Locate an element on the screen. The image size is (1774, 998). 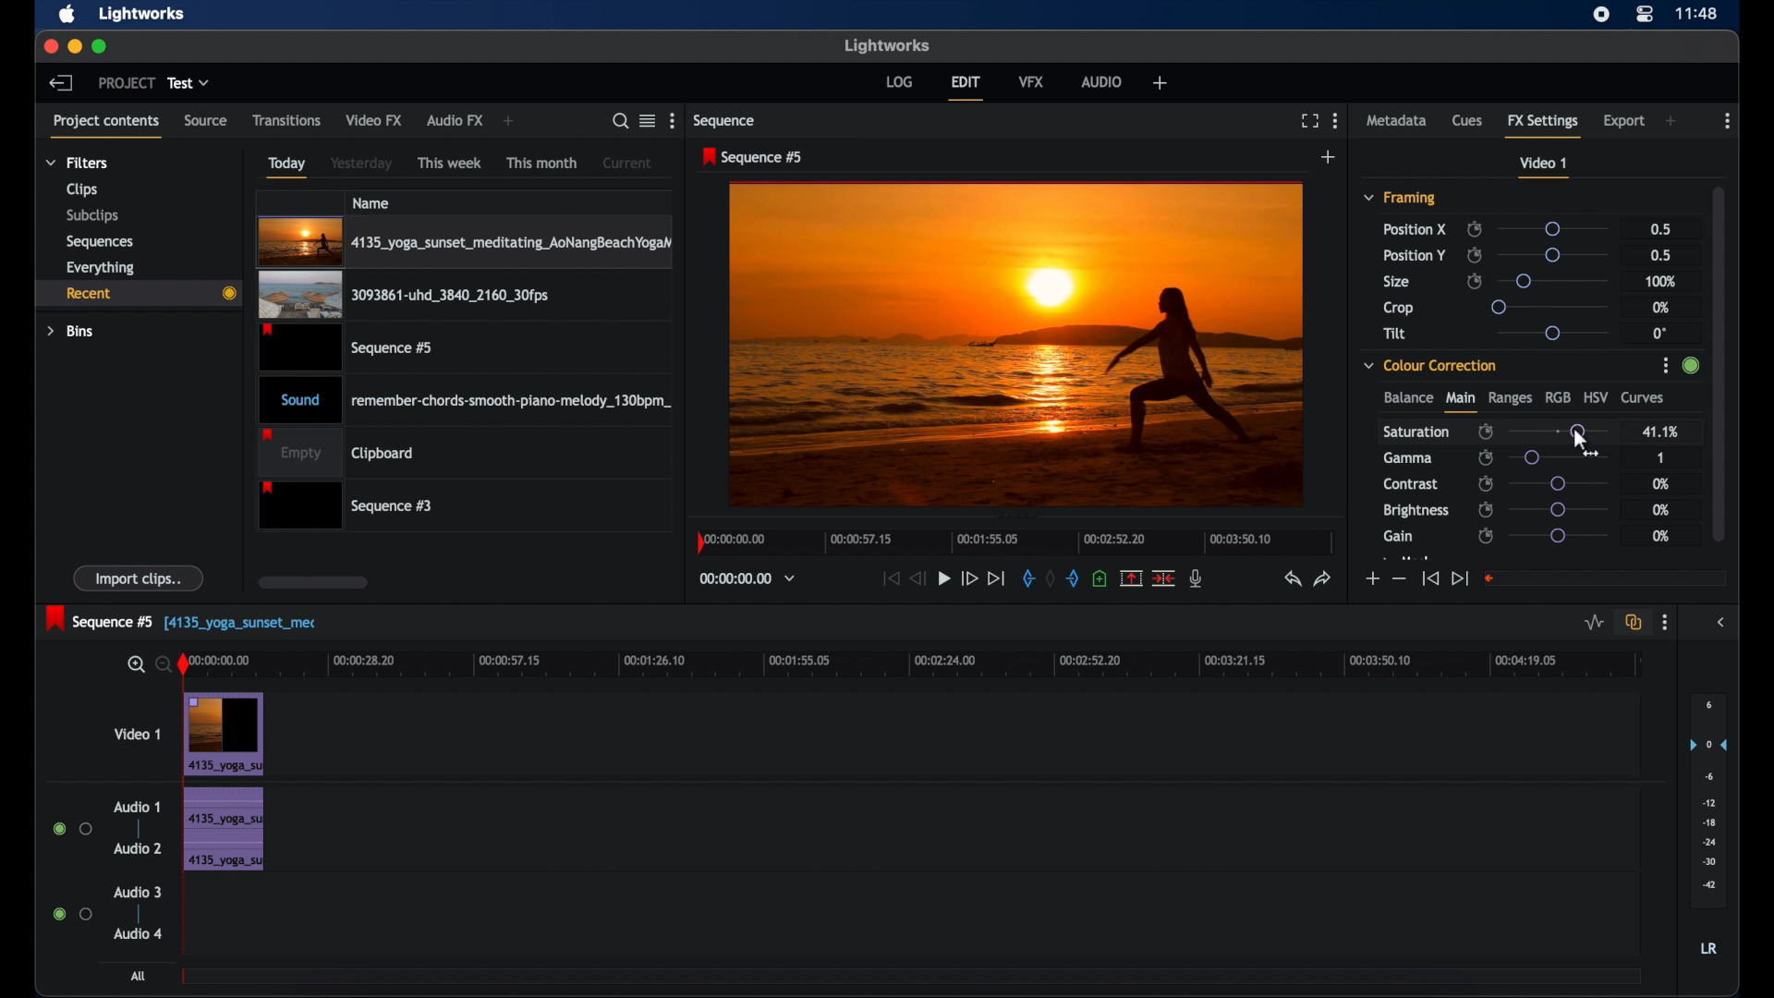
41.1% is located at coordinates (1659, 431).